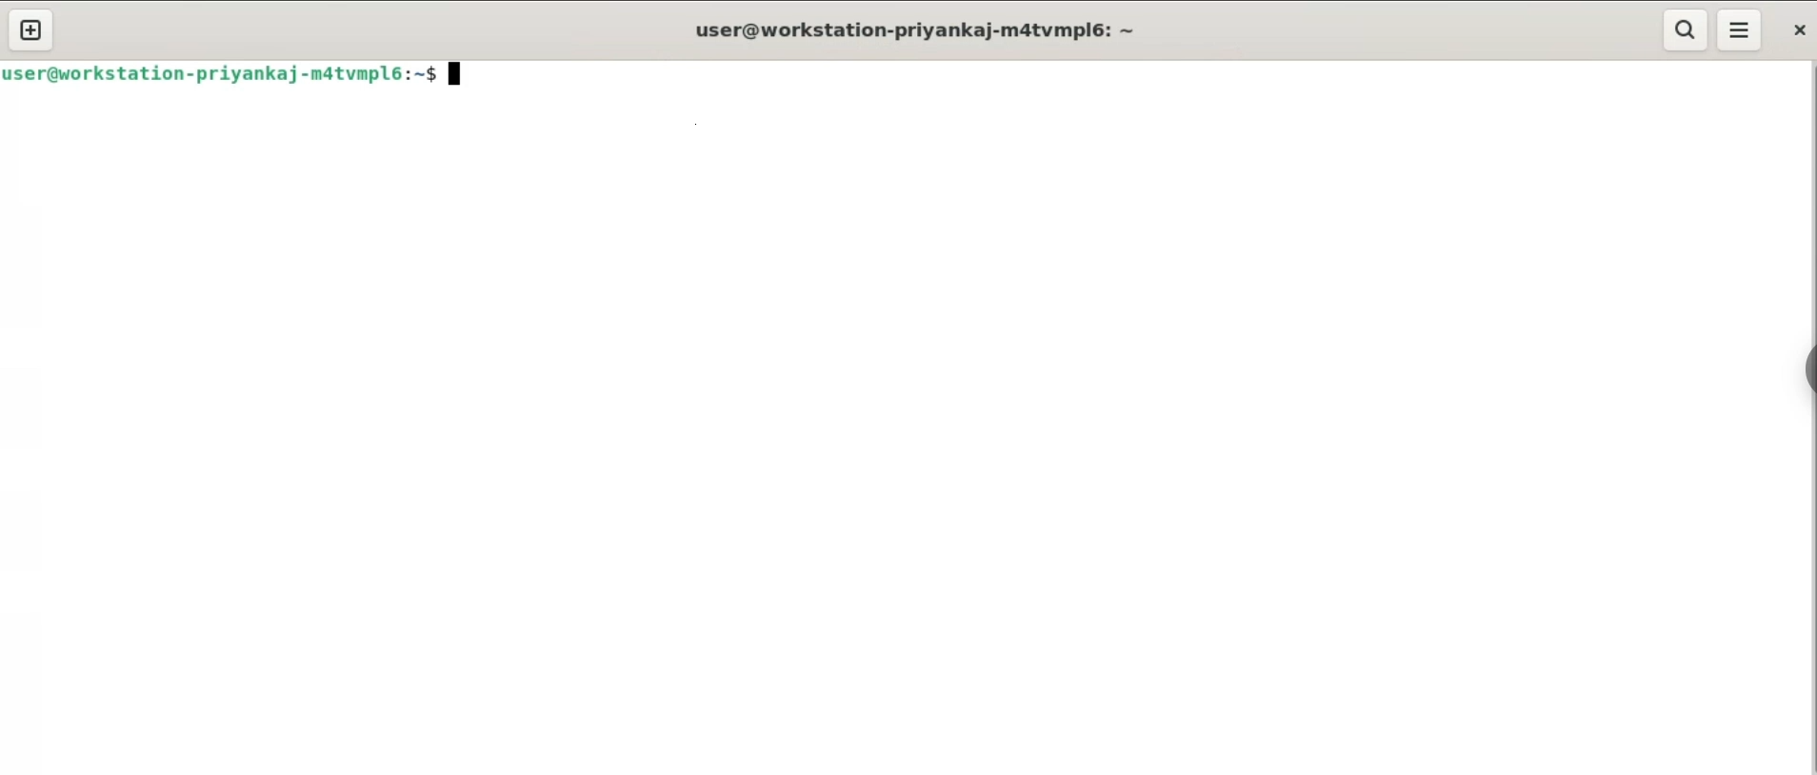  Describe the element at coordinates (241, 78) in the screenshot. I see `user@workstation-priyankaj-matvmpl6:~$` at that location.